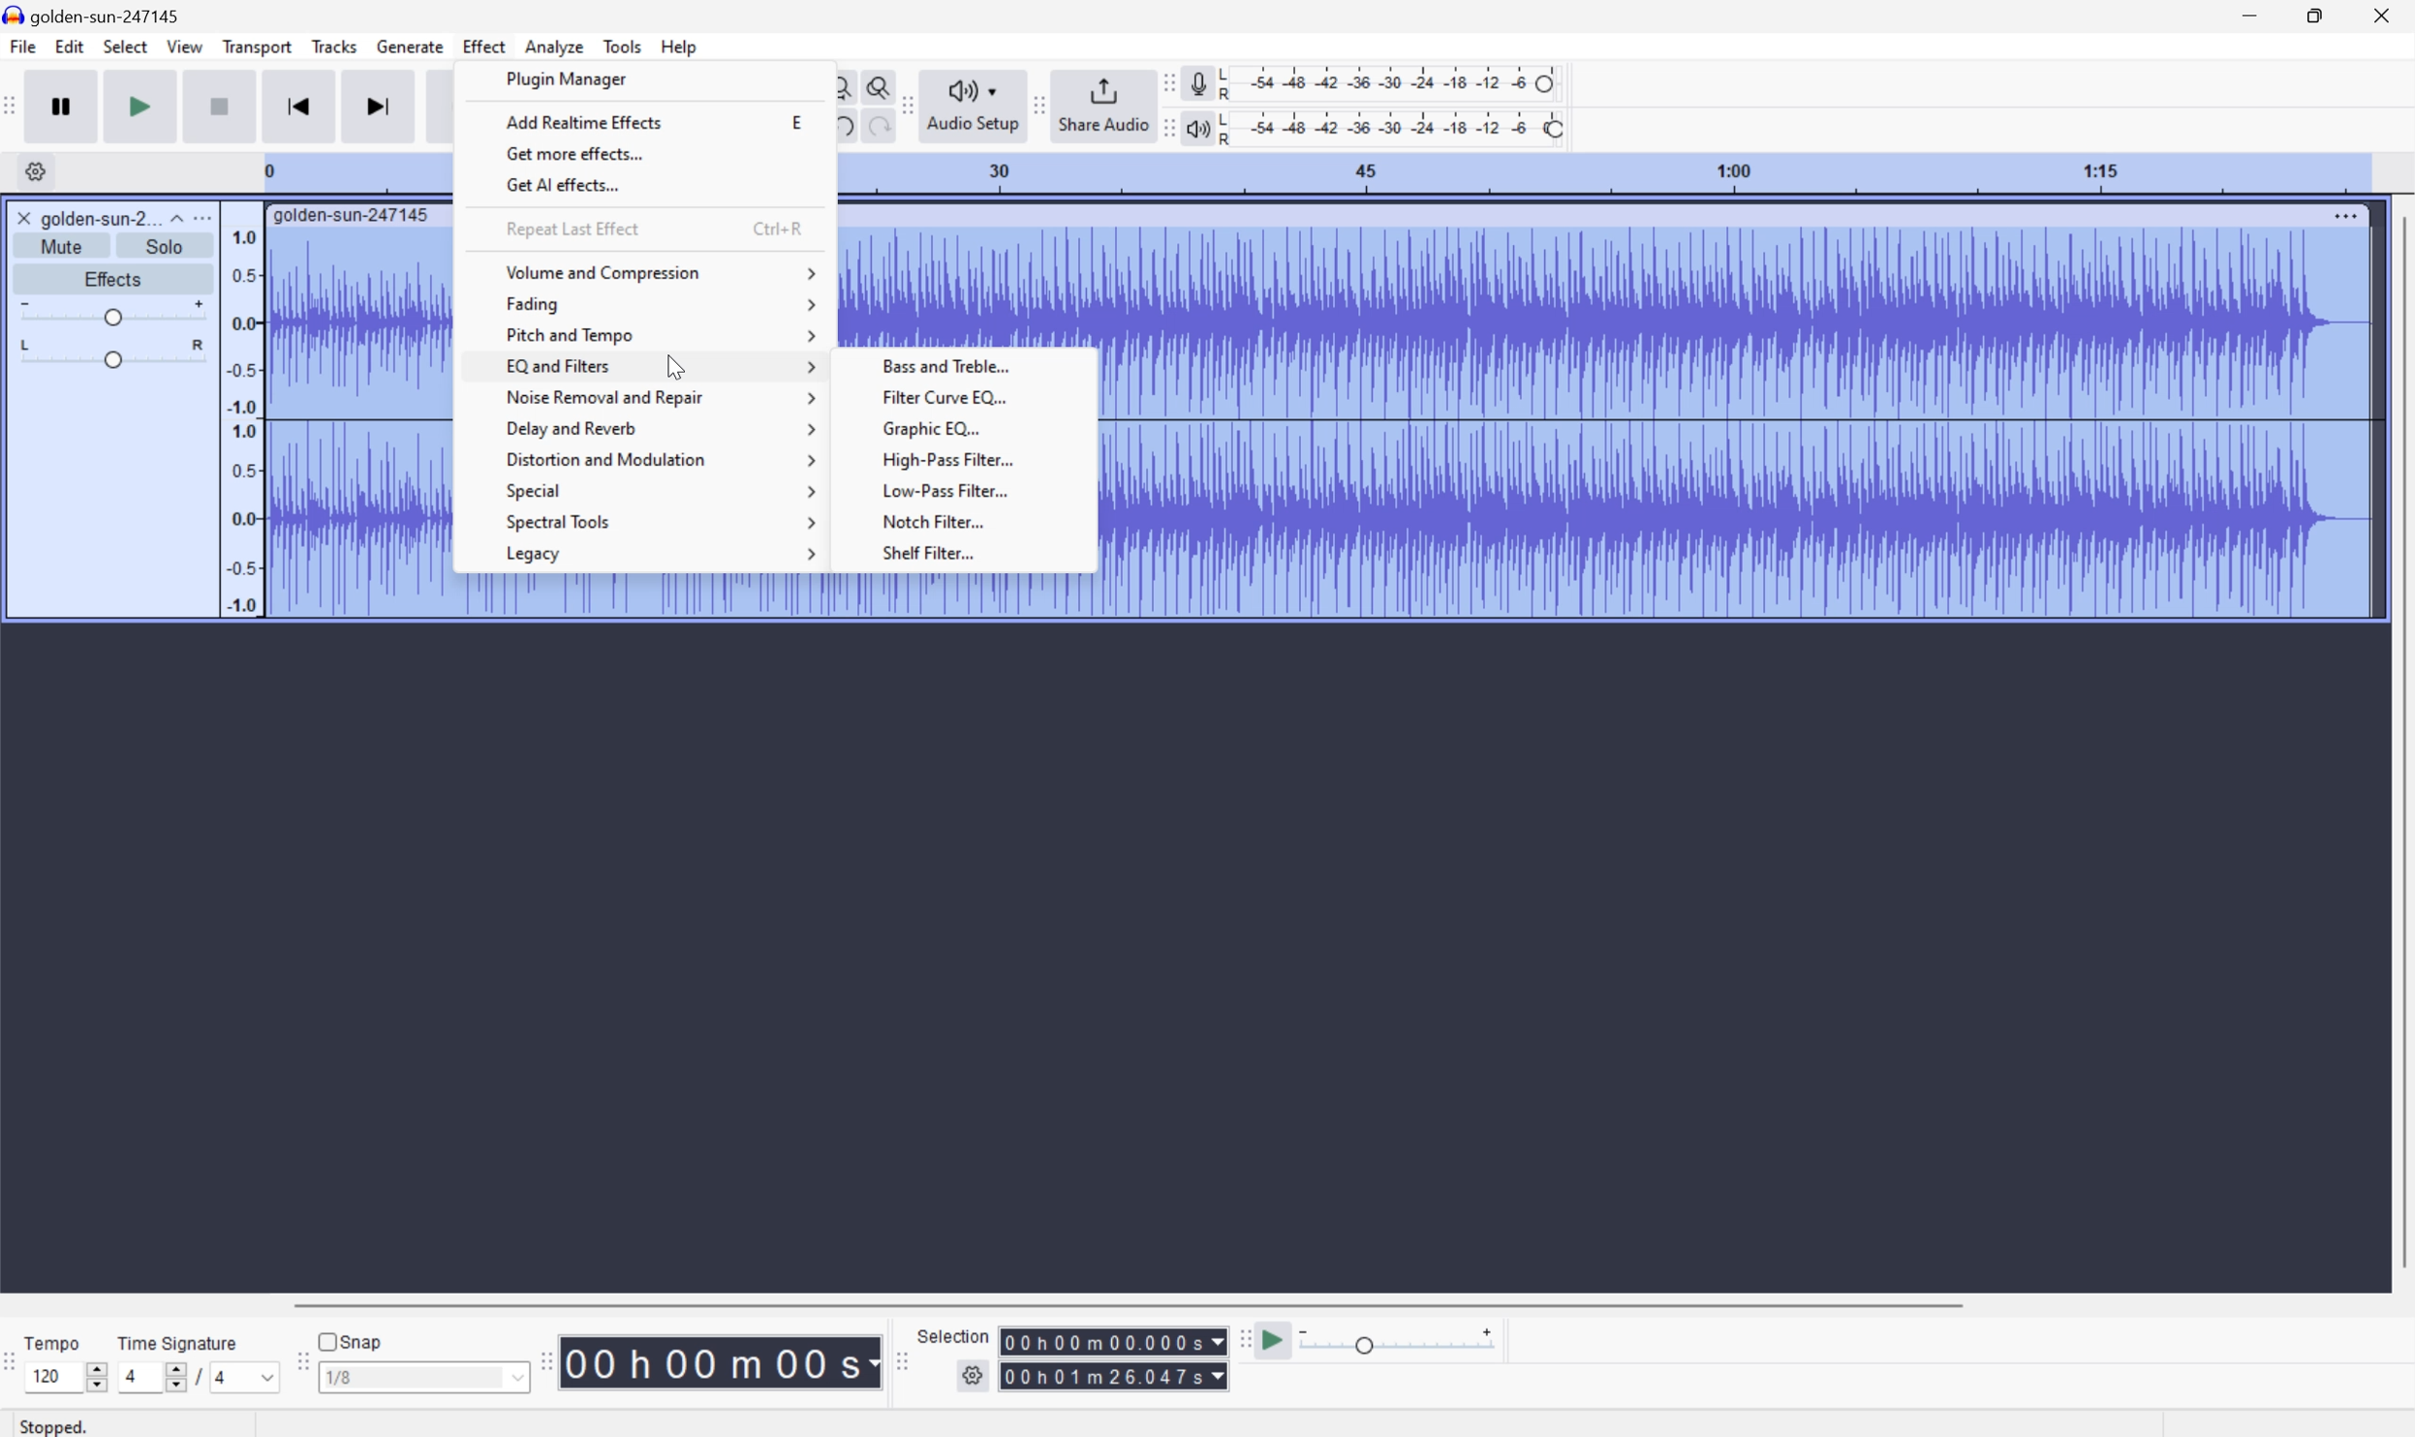 This screenshot has width=2415, height=1437. Describe the element at coordinates (2344, 215) in the screenshot. I see `More` at that location.